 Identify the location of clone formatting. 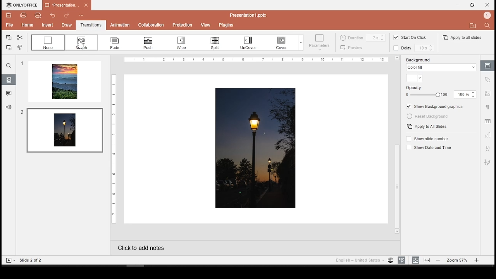
(19, 48).